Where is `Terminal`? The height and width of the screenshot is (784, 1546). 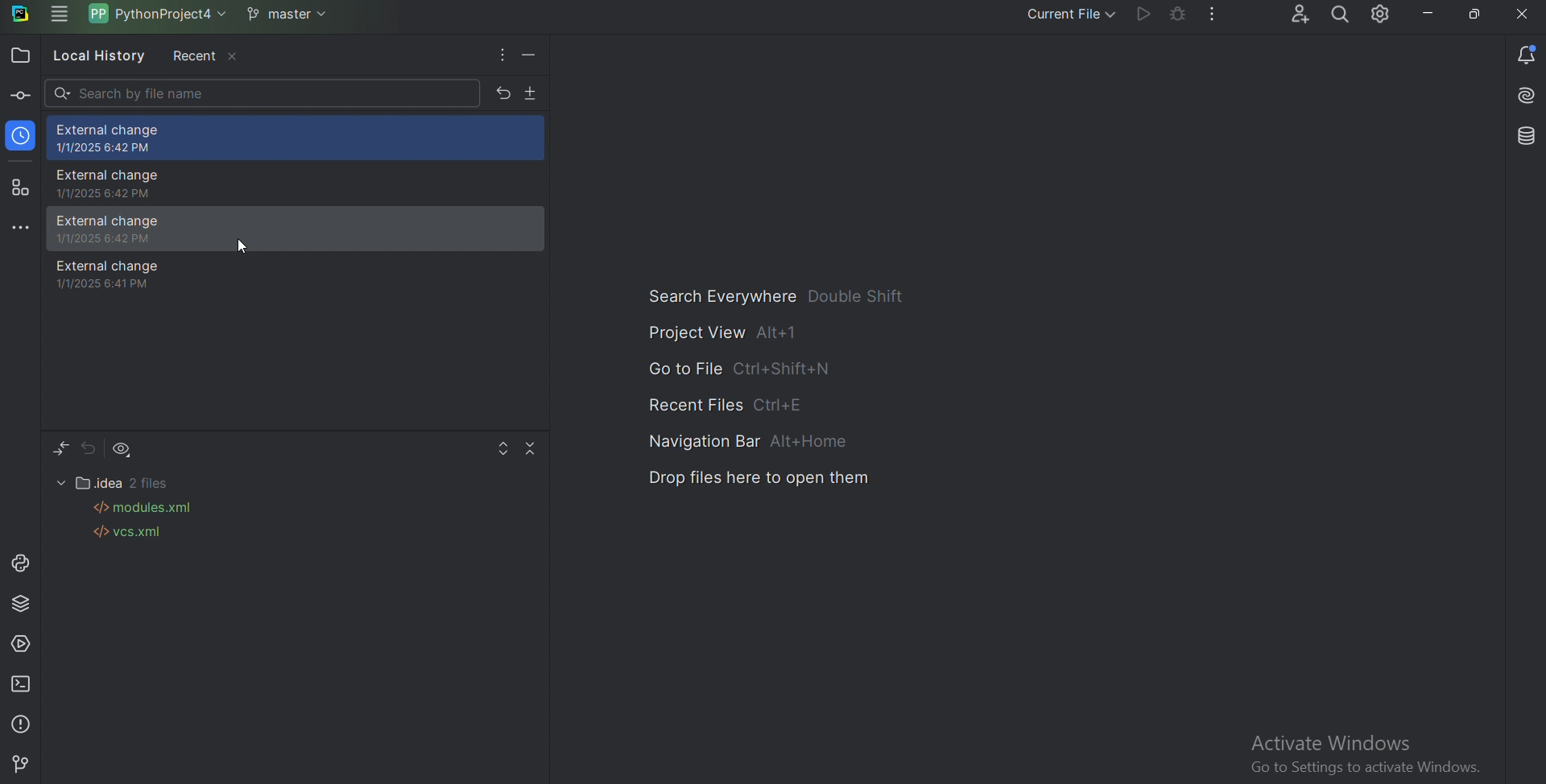 Terminal is located at coordinates (23, 685).